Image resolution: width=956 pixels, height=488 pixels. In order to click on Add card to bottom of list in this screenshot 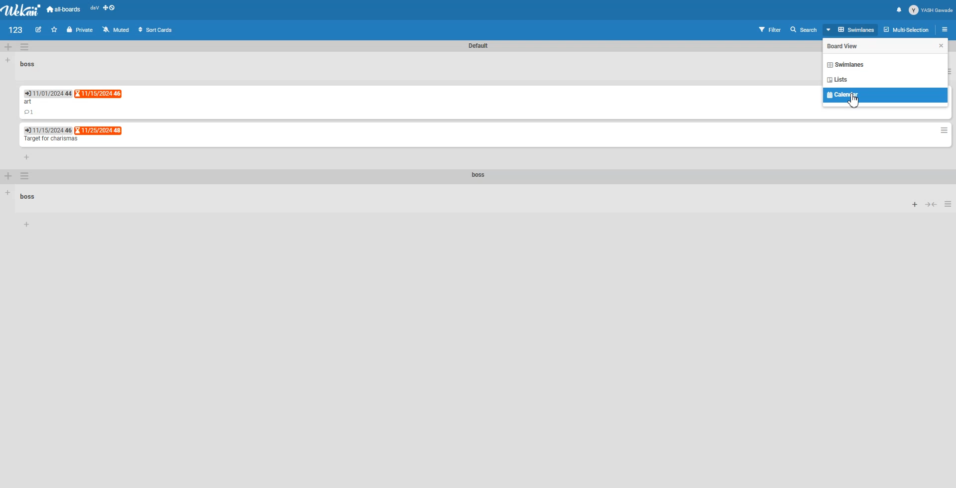, I will do `click(27, 156)`.